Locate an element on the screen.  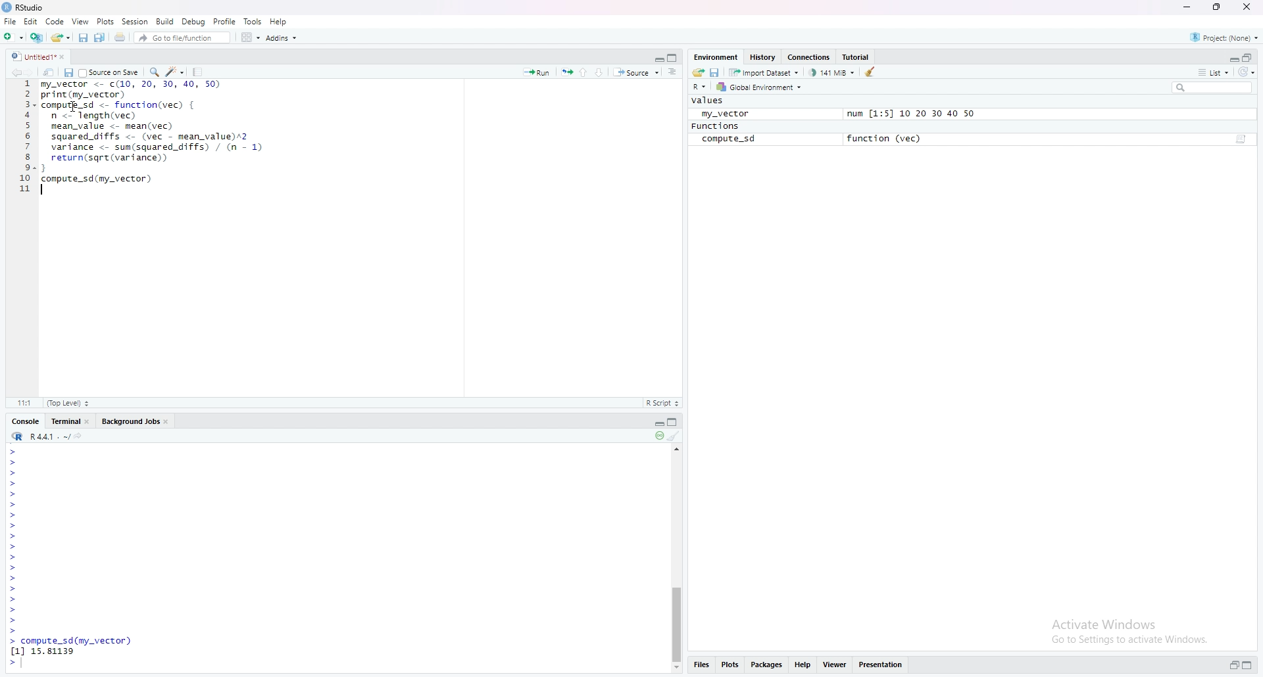
Profile is located at coordinates (225, 21).